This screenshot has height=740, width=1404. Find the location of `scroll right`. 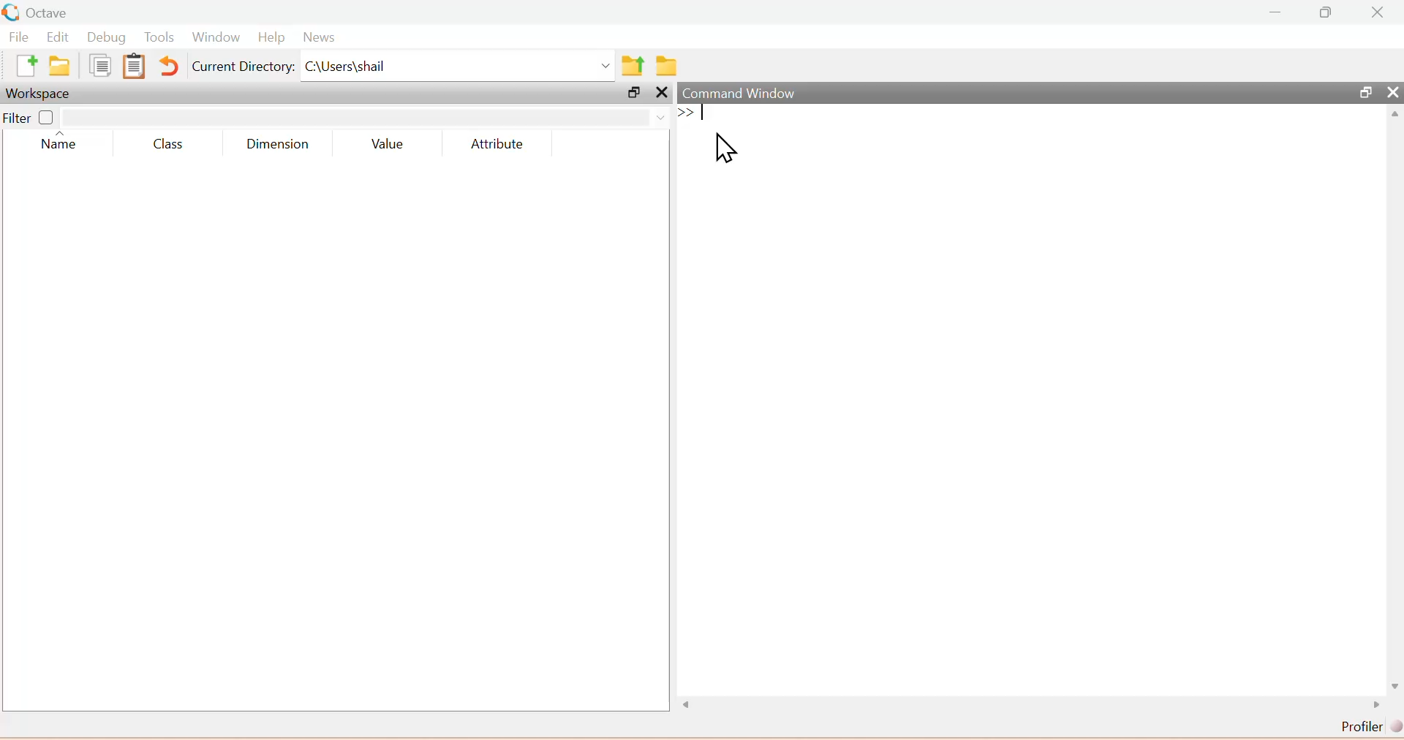

scroll right is located at coordinates (1377, 706).